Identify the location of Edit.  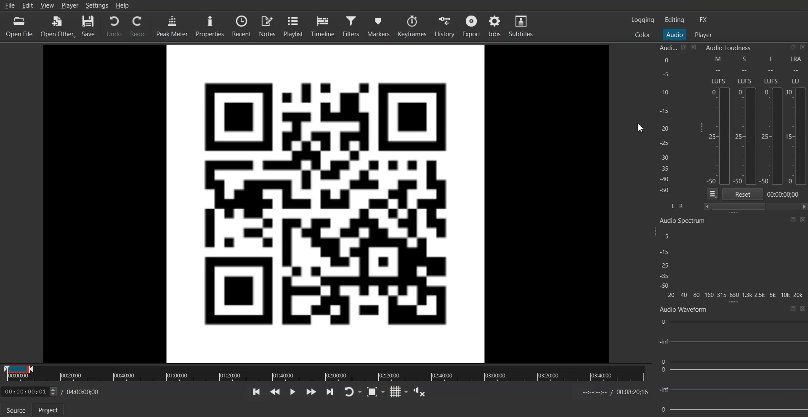
(28, 5).